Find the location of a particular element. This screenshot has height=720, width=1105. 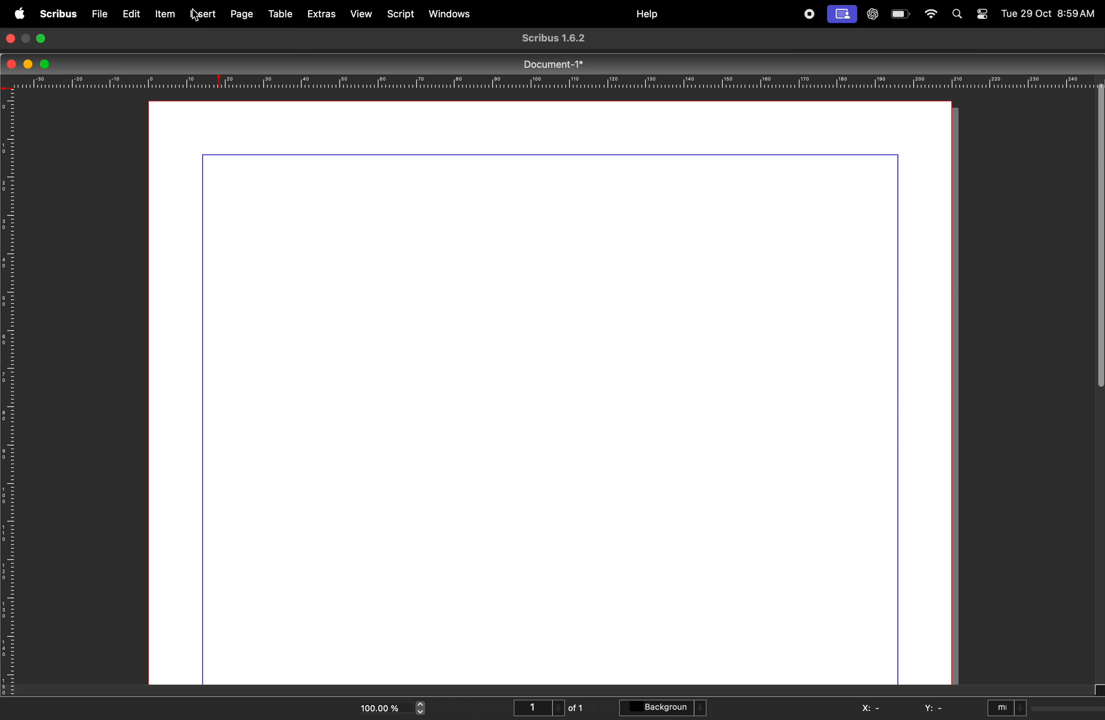

page is located at coordinates (241, 13).